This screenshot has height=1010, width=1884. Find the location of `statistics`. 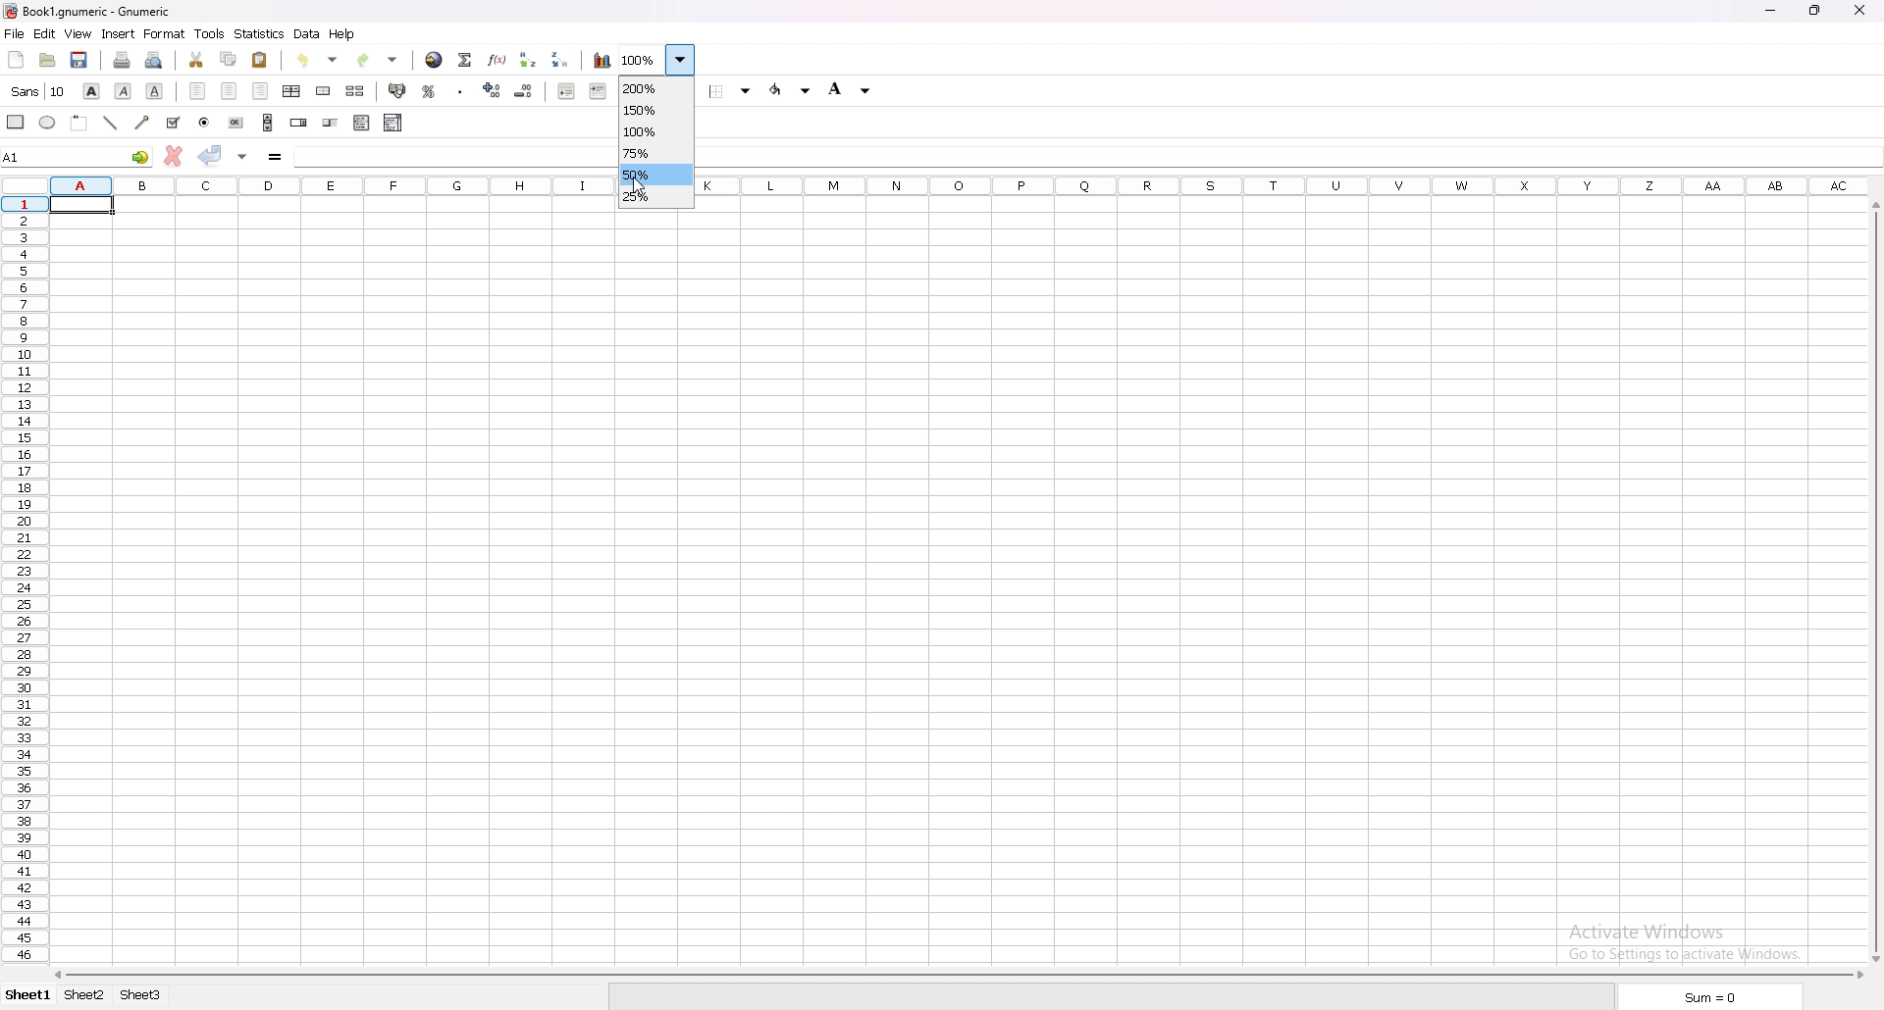

statistics is located at coordinates (260, 33).